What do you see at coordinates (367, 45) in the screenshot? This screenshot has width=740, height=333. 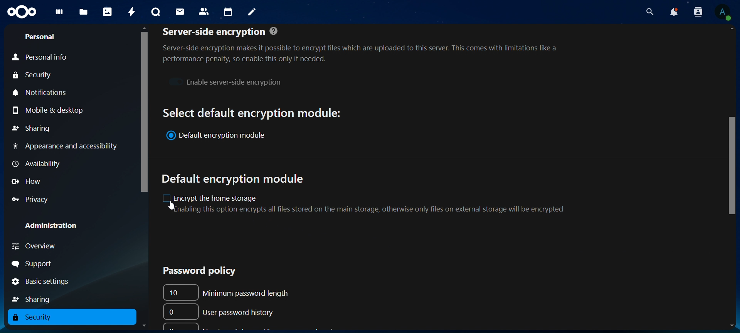 I see `server side encryption` at bounding box center [367, 45].